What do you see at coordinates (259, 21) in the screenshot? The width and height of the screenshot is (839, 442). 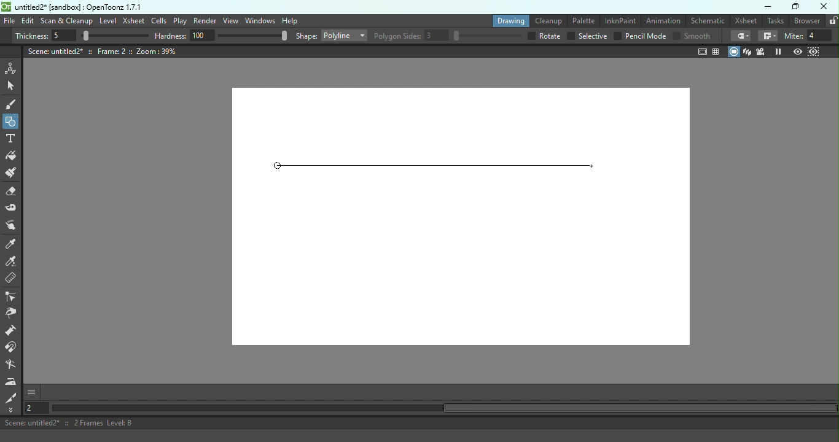 I see `Windows` at bounding box center [259, 21].